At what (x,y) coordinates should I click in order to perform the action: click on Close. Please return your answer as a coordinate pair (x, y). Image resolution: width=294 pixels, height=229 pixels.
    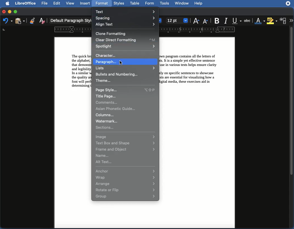
    Looking at the image, I should click on (3, 11).